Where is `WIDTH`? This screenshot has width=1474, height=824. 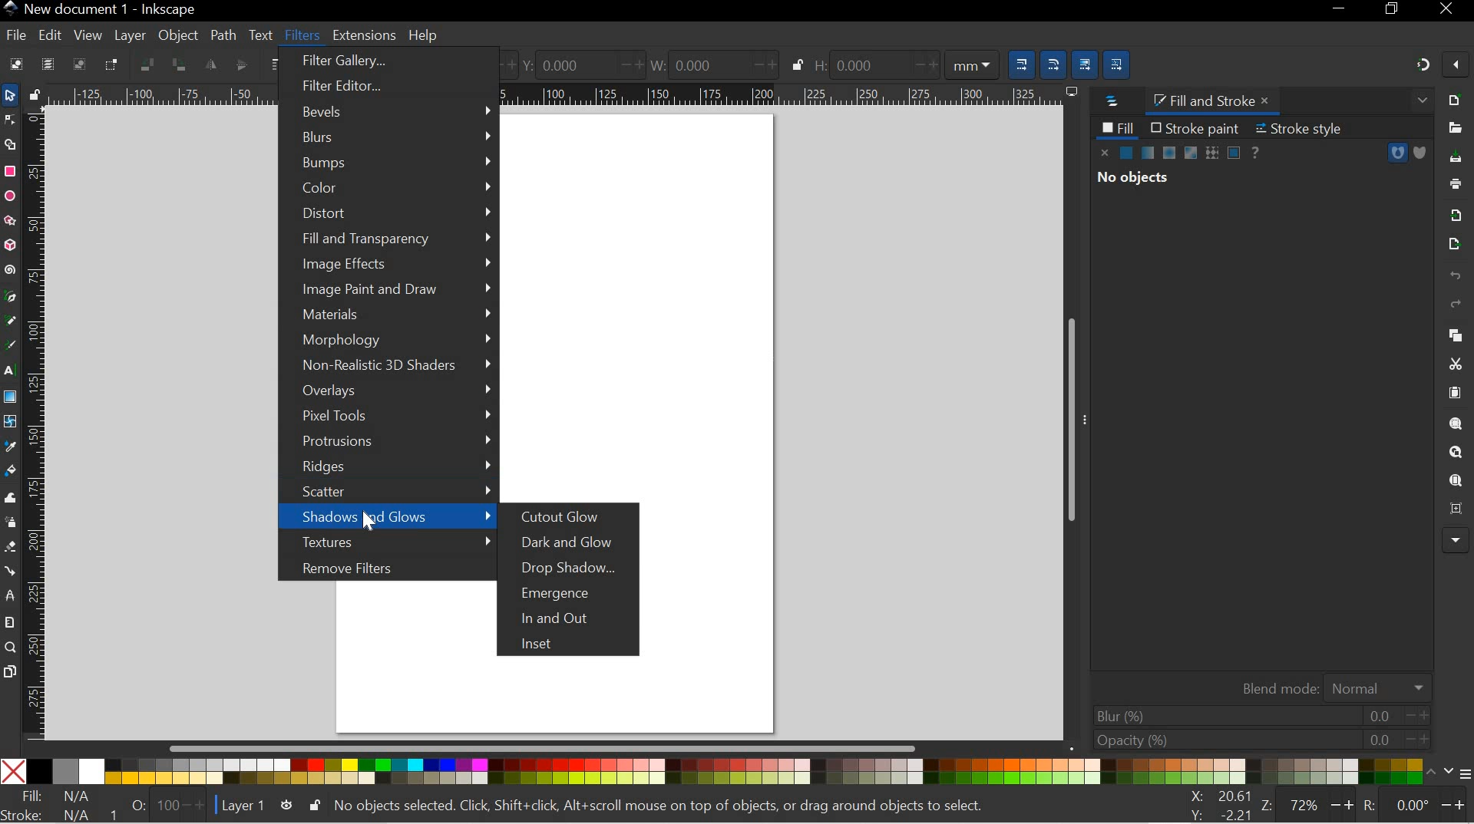 WIDTH is located at coordinates (709, 63).